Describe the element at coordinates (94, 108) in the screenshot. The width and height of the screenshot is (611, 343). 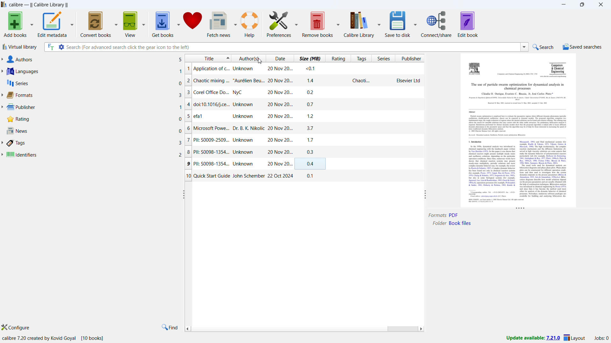
I see `publisher` at that location.